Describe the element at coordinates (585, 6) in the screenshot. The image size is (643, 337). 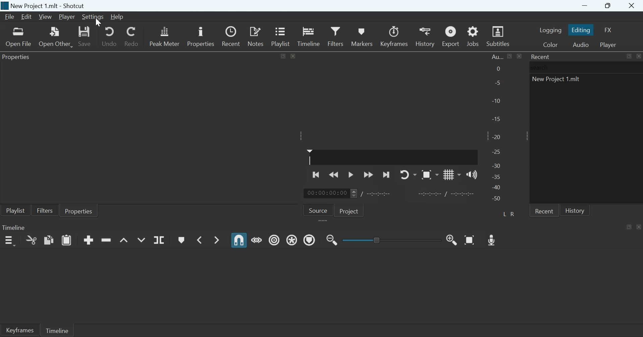
I see `Minimize` at that location.